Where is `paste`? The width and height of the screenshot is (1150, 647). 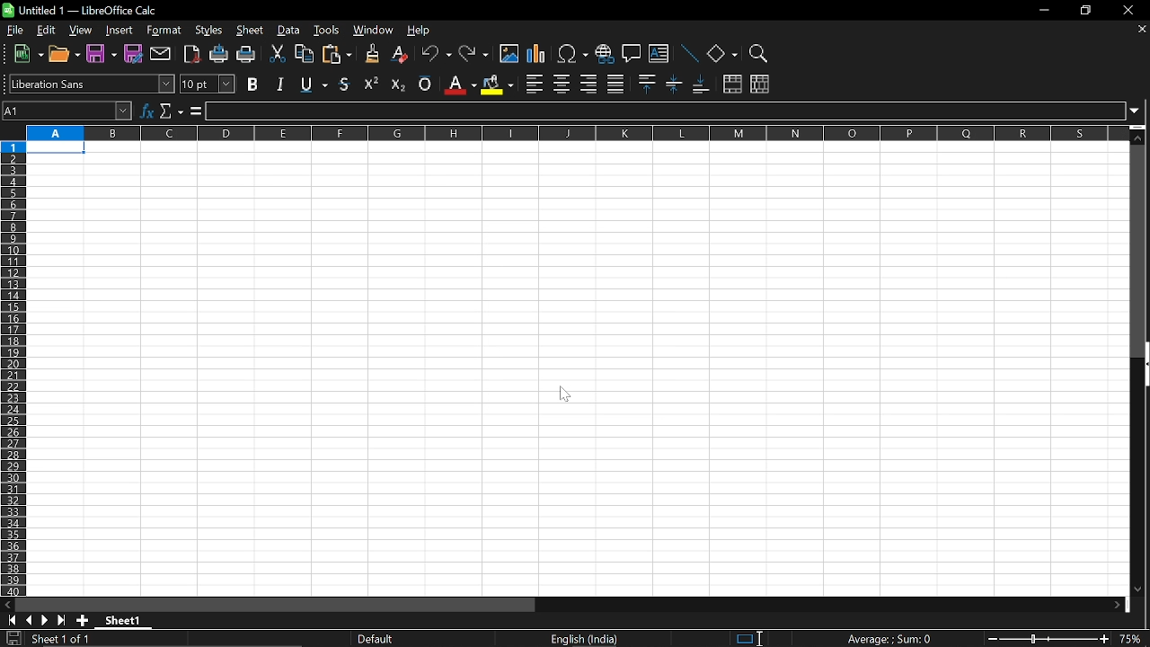 paste is located at coordinates (336, 56).